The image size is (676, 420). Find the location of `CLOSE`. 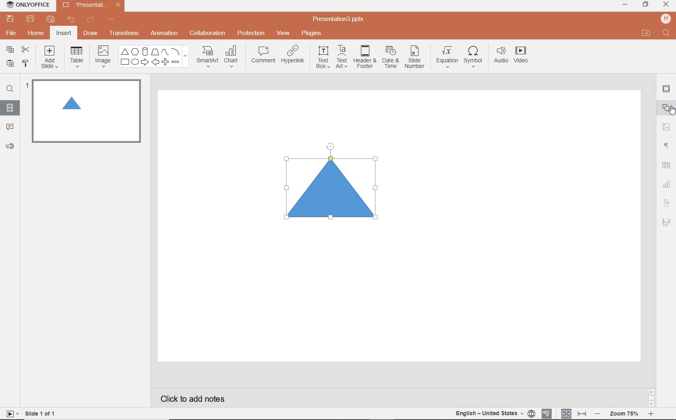

CLOSE is located at coordinates (666, 5).